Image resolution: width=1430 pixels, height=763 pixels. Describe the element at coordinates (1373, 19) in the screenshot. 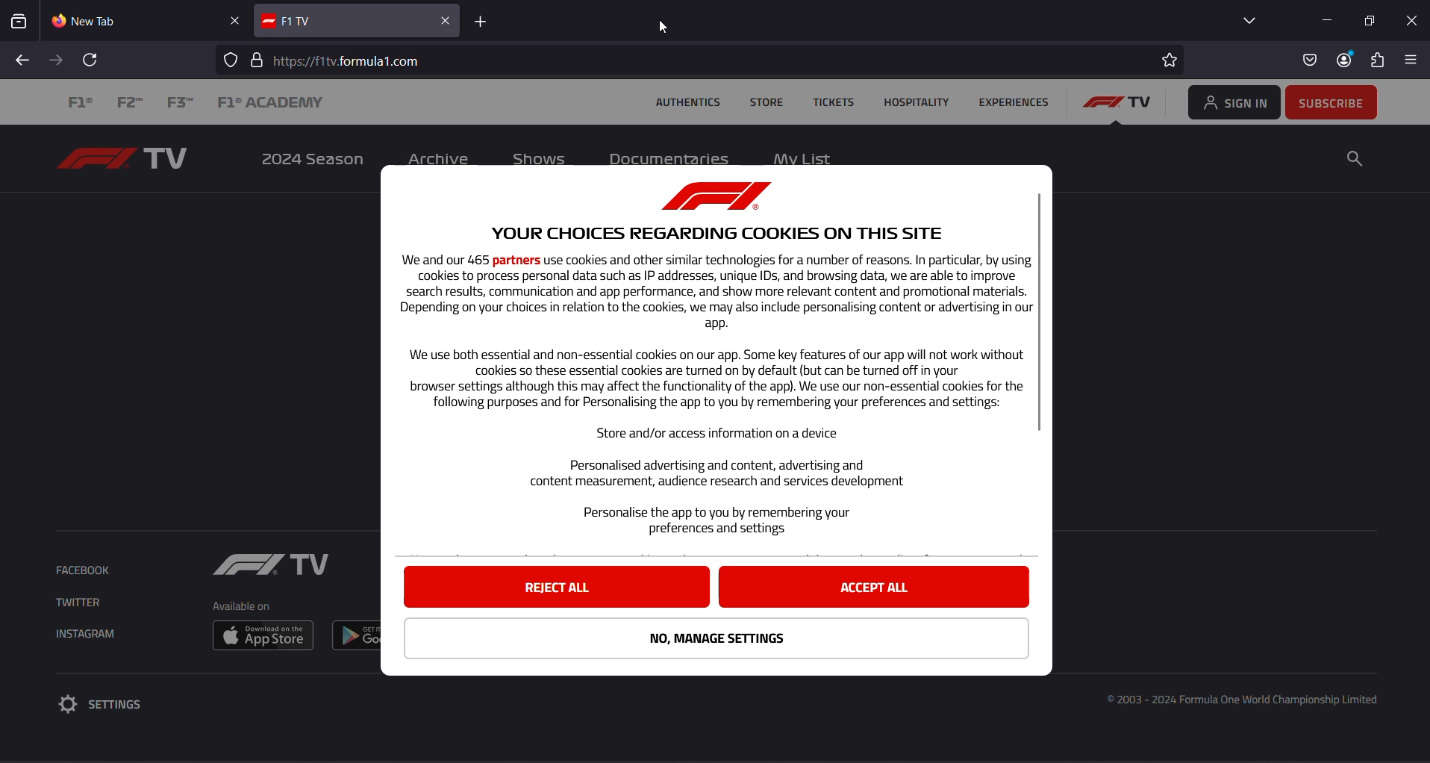

I see `maximize` at that location.